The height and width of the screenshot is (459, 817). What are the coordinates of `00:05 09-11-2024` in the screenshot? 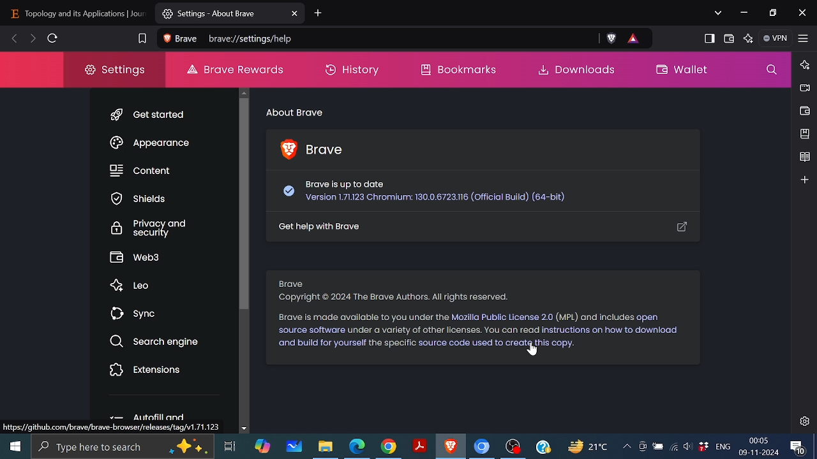 It's located at (760, 447).